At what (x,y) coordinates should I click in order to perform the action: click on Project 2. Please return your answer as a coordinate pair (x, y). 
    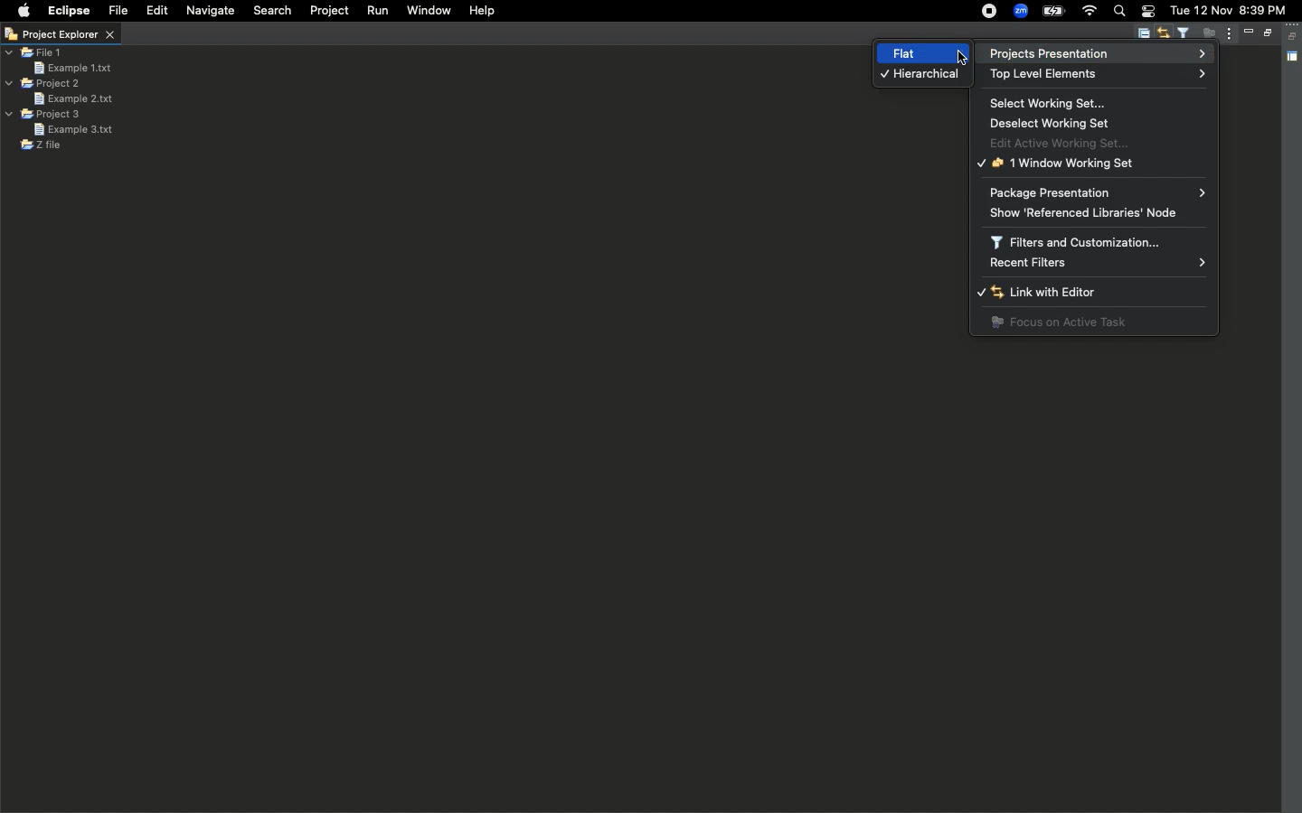
    Looking at the image, I should click on (43, 83).